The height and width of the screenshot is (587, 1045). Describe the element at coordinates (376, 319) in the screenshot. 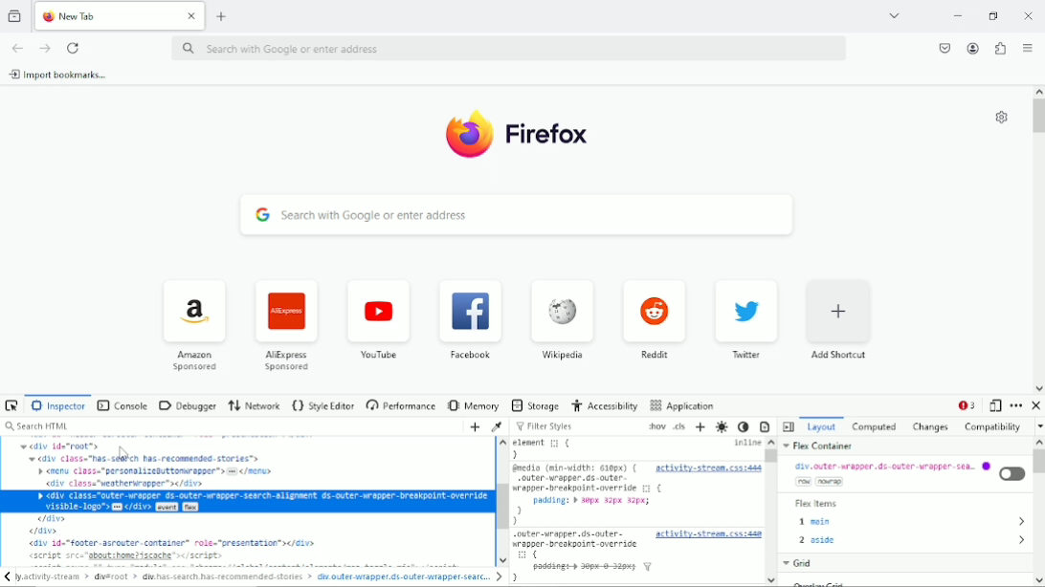

I see `Youtube` at that location.